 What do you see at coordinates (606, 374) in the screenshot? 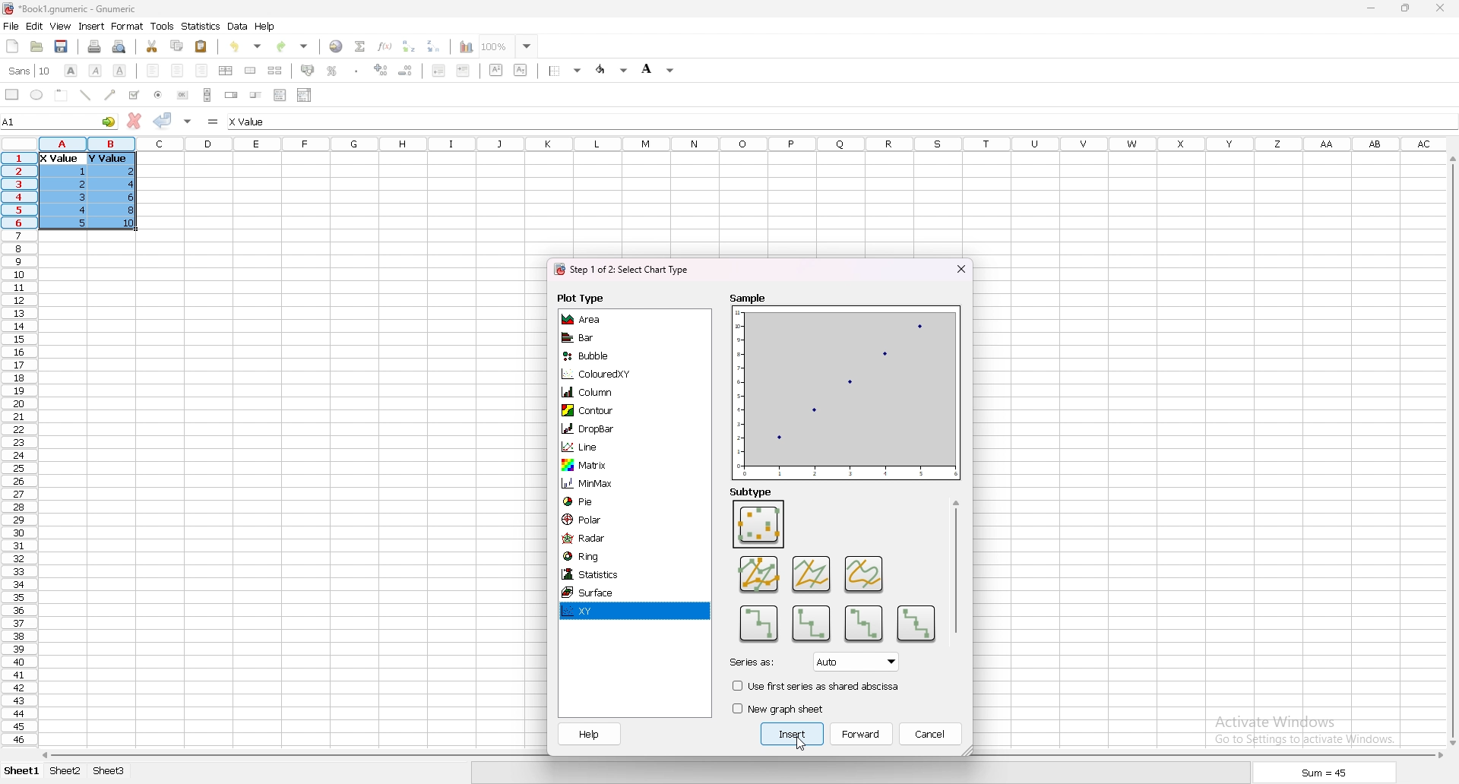
I see `coloured xy` at bounding box center [606, 374].